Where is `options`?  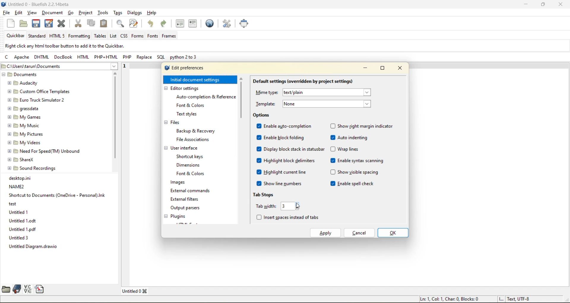 options is located at coordinates (261, 115).